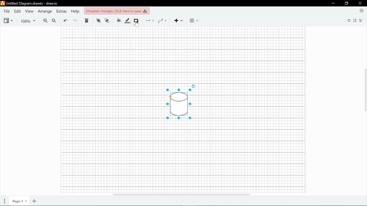  I want to click on Zoom in, so click(45, 21).